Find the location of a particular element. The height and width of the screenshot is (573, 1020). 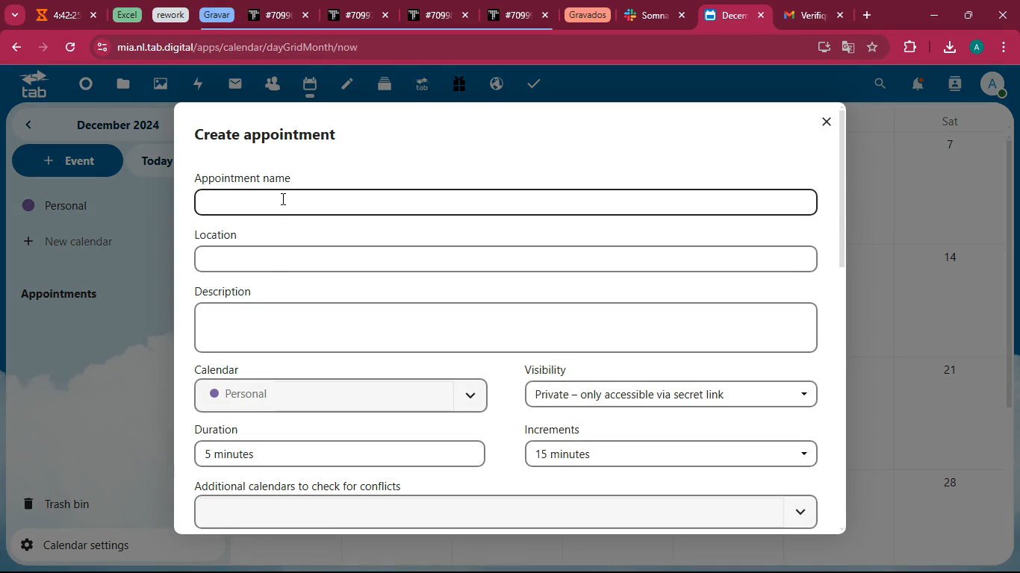

add tab is located at coordinates (870, 16).